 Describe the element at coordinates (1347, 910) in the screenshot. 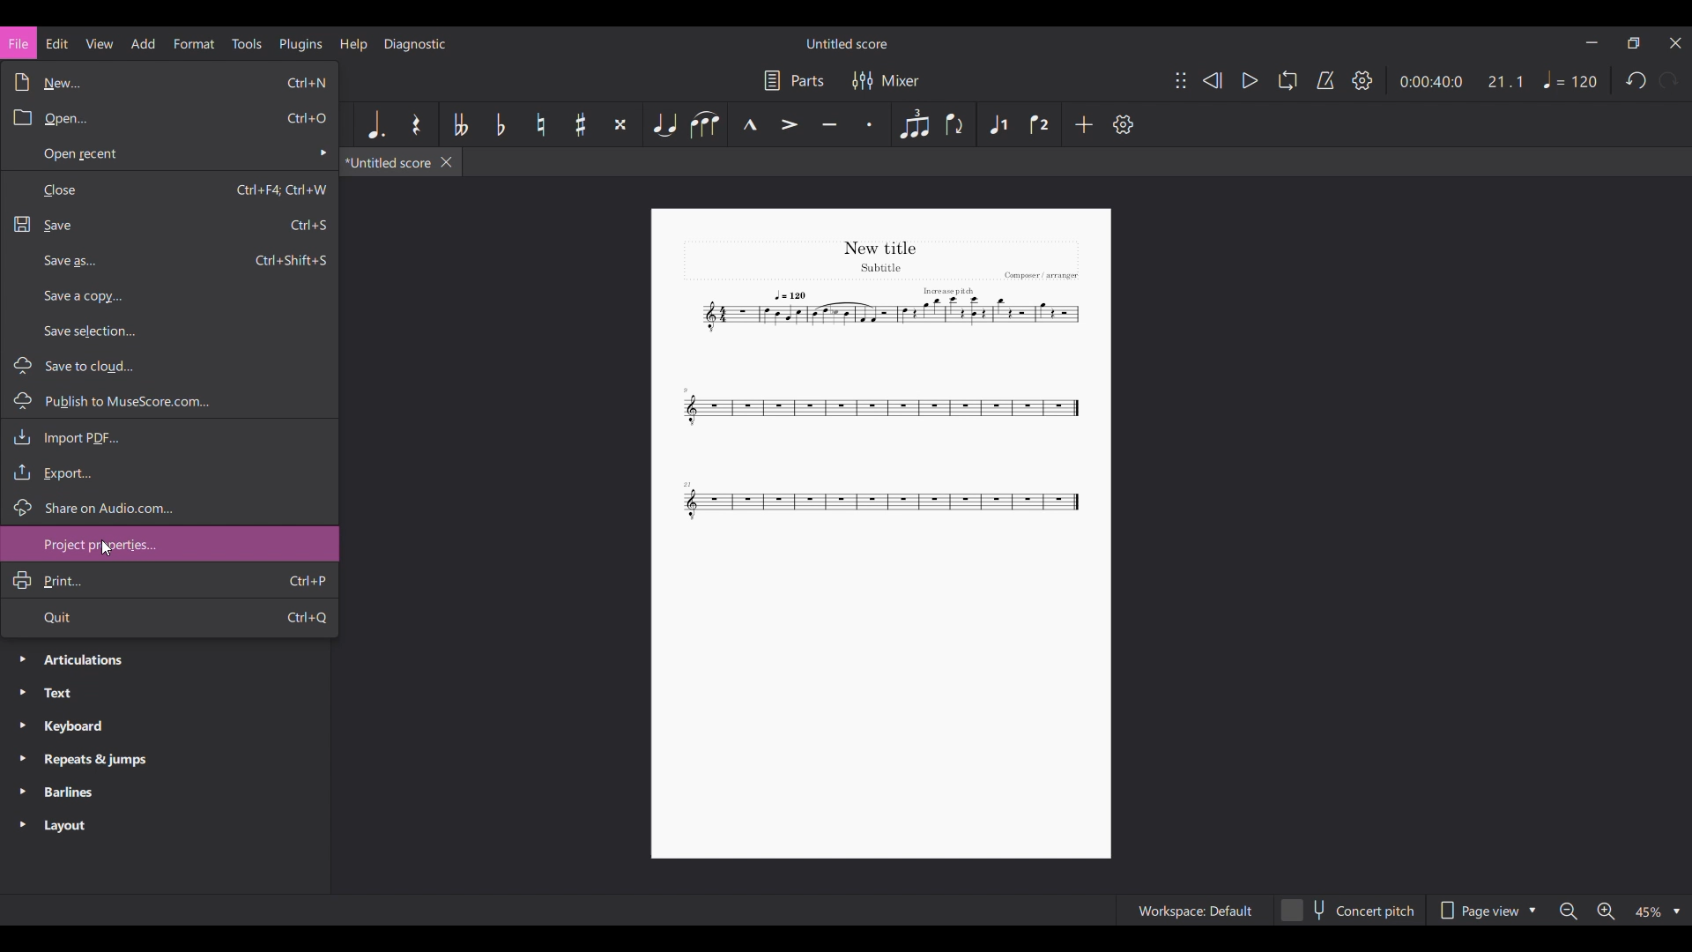

I see `Concert pitch toggle` at that location.